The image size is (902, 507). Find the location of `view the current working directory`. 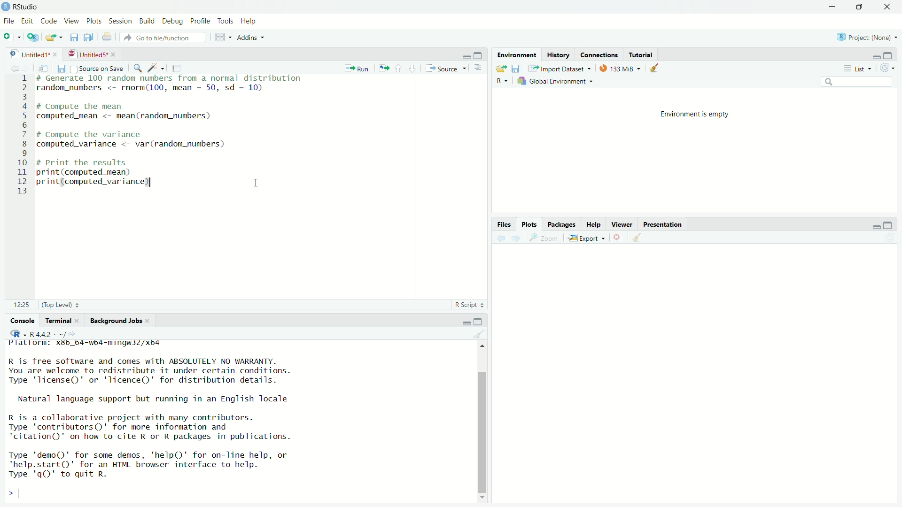

view the current working directory is located at coordinates (78, 334).